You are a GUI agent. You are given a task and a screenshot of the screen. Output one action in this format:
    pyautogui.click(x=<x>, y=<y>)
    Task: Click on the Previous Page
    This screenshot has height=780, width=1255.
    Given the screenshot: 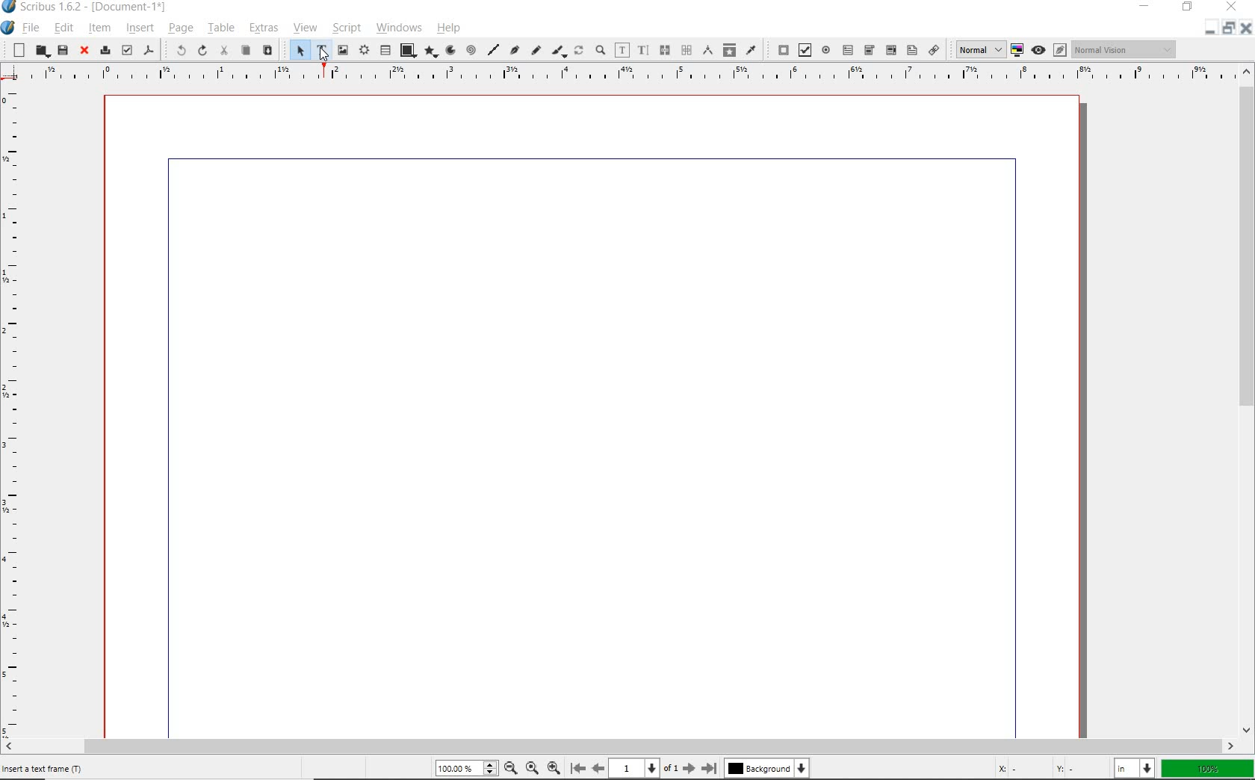 What is the action you would take?
    pyautogui.click(x=599, y=770)
    